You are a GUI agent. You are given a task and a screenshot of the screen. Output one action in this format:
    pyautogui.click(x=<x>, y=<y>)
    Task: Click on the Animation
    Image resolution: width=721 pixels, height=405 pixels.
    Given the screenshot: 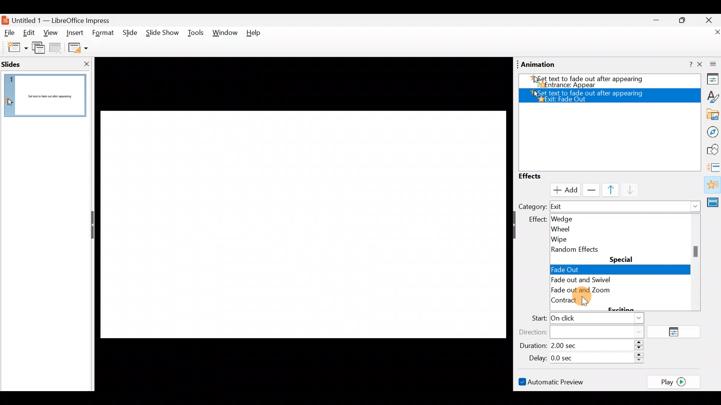 What is the action you would take?
    pyautogui.click(x=538, y=64)
    